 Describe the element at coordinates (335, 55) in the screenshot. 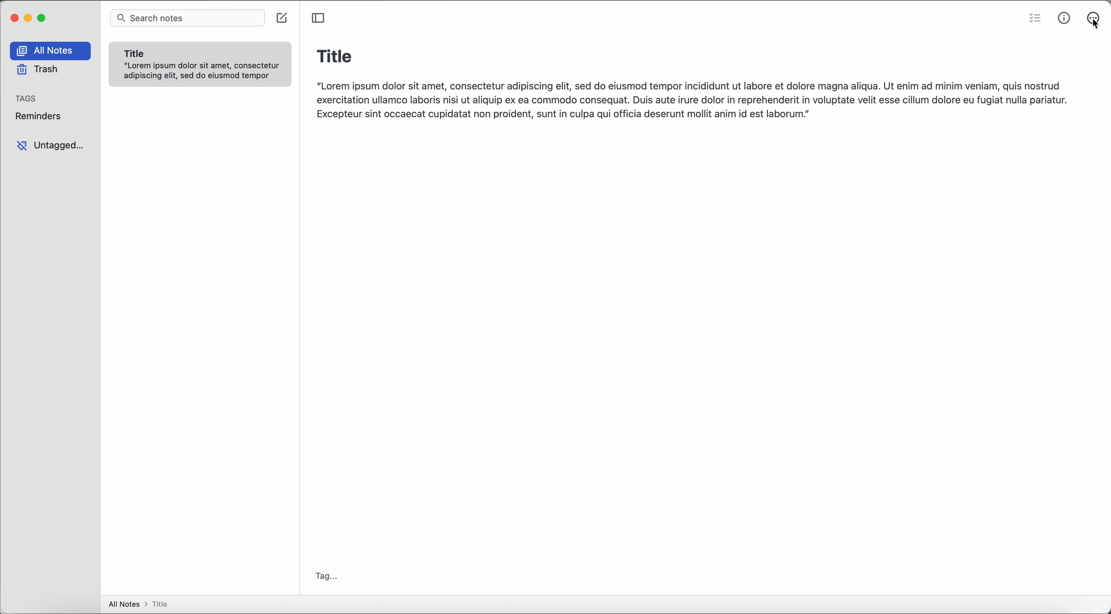

I see `title` at that location.